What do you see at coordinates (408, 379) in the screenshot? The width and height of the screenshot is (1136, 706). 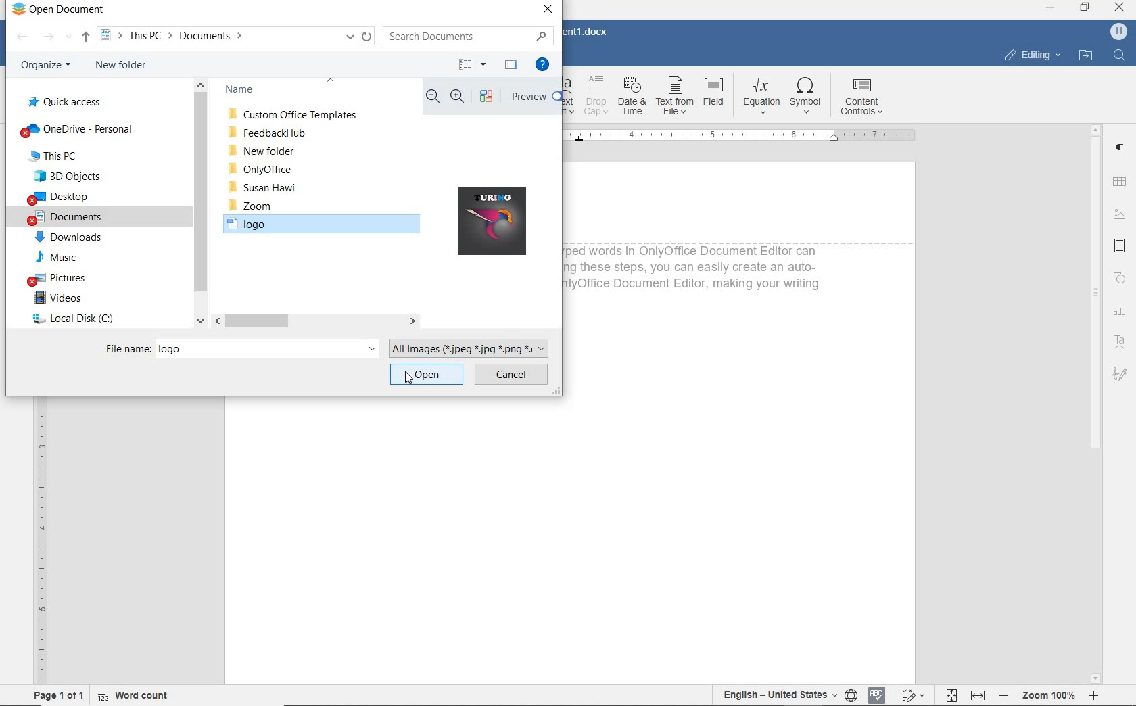 I see `cursor` at bounding box center [408, 379].